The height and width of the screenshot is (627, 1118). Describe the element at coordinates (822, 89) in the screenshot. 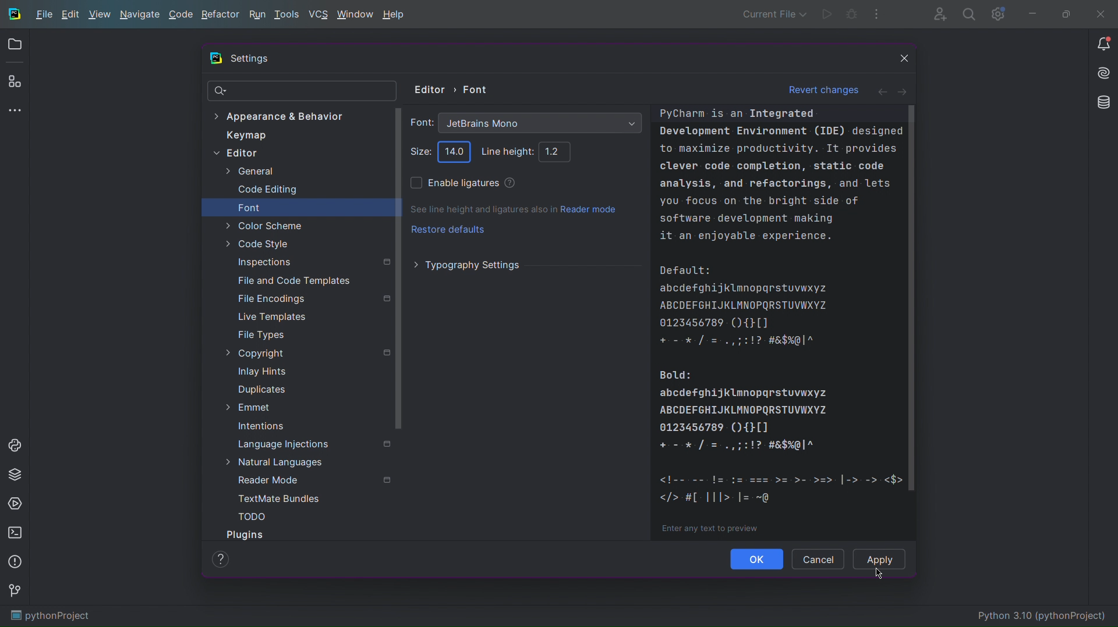

I see `Revert changes` at that location.